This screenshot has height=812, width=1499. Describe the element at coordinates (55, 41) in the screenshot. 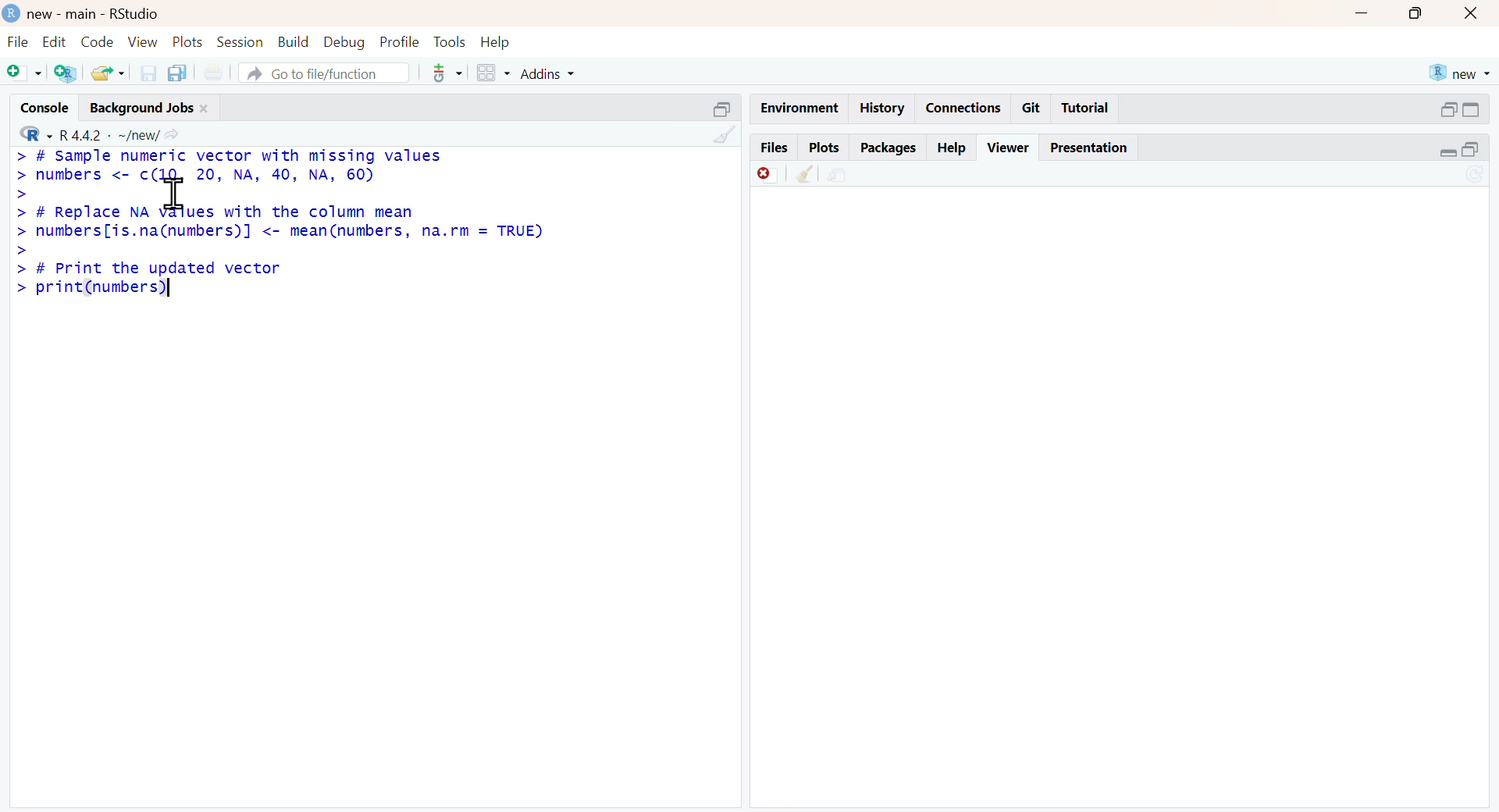

I see `edit` at that location.